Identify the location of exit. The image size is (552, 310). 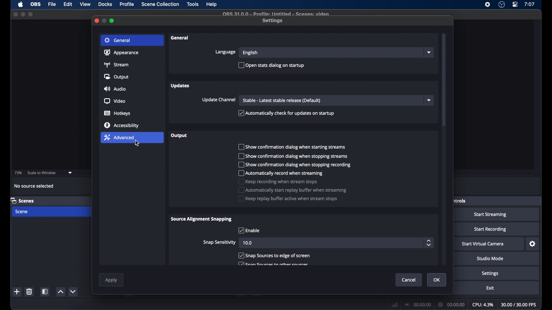
(490, 288).